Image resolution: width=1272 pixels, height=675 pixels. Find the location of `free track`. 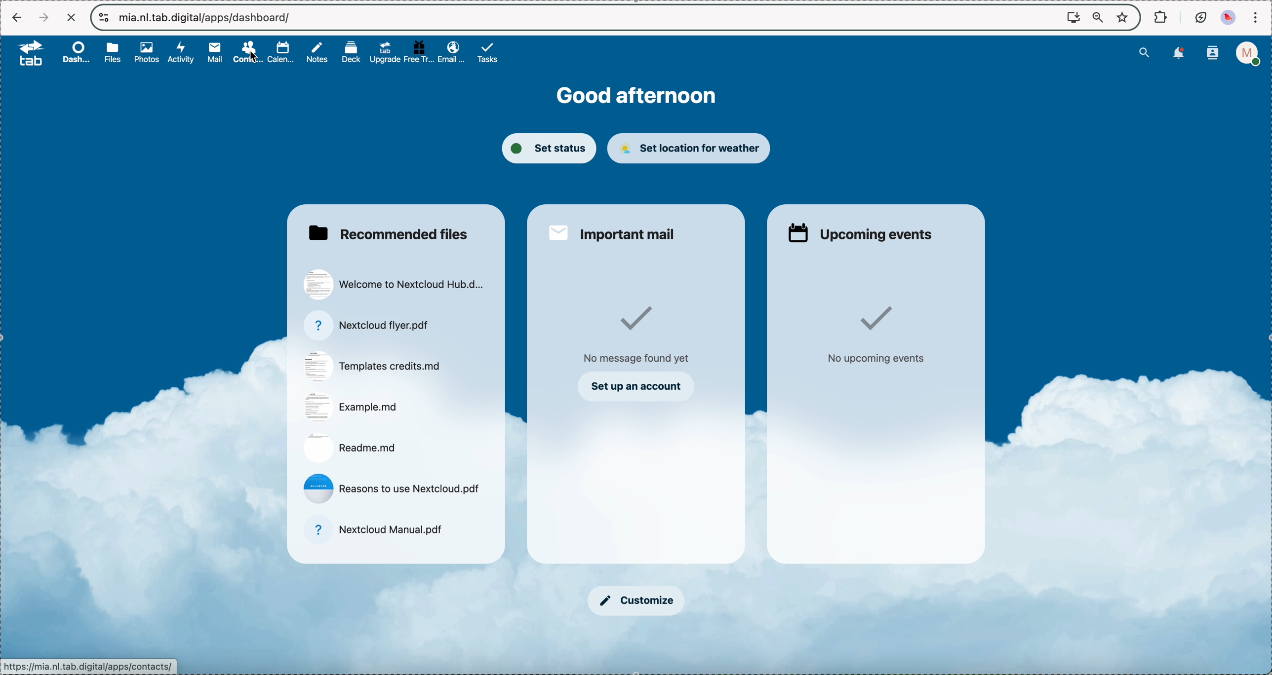

free track is located at coordinates (418, 51).